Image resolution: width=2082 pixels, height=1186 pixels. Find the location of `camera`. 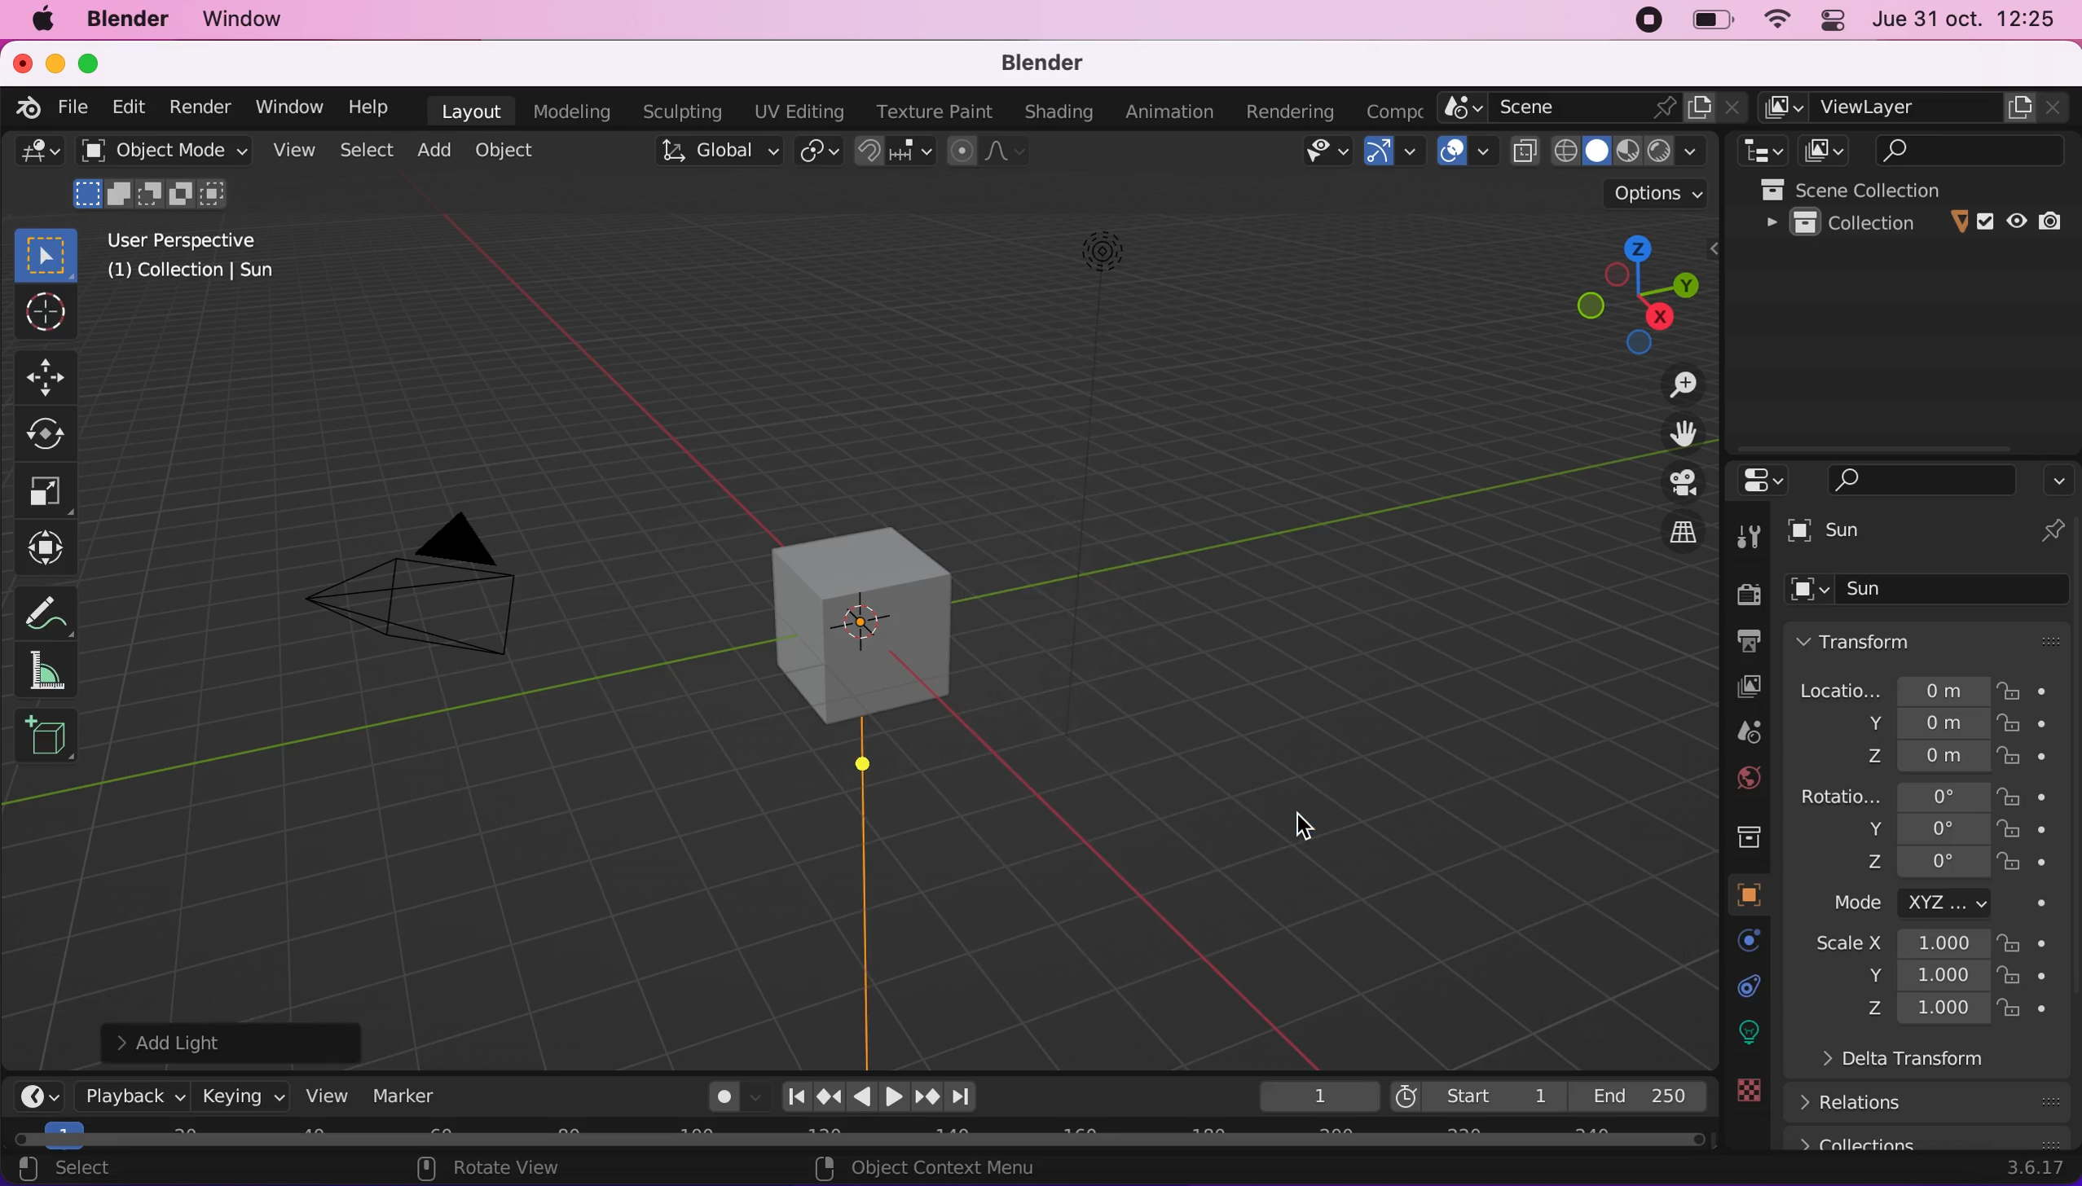

camera is located at coordinates (434, 593).